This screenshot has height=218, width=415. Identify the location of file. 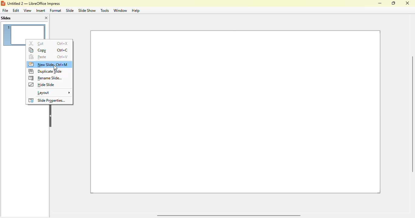
(5, 10).